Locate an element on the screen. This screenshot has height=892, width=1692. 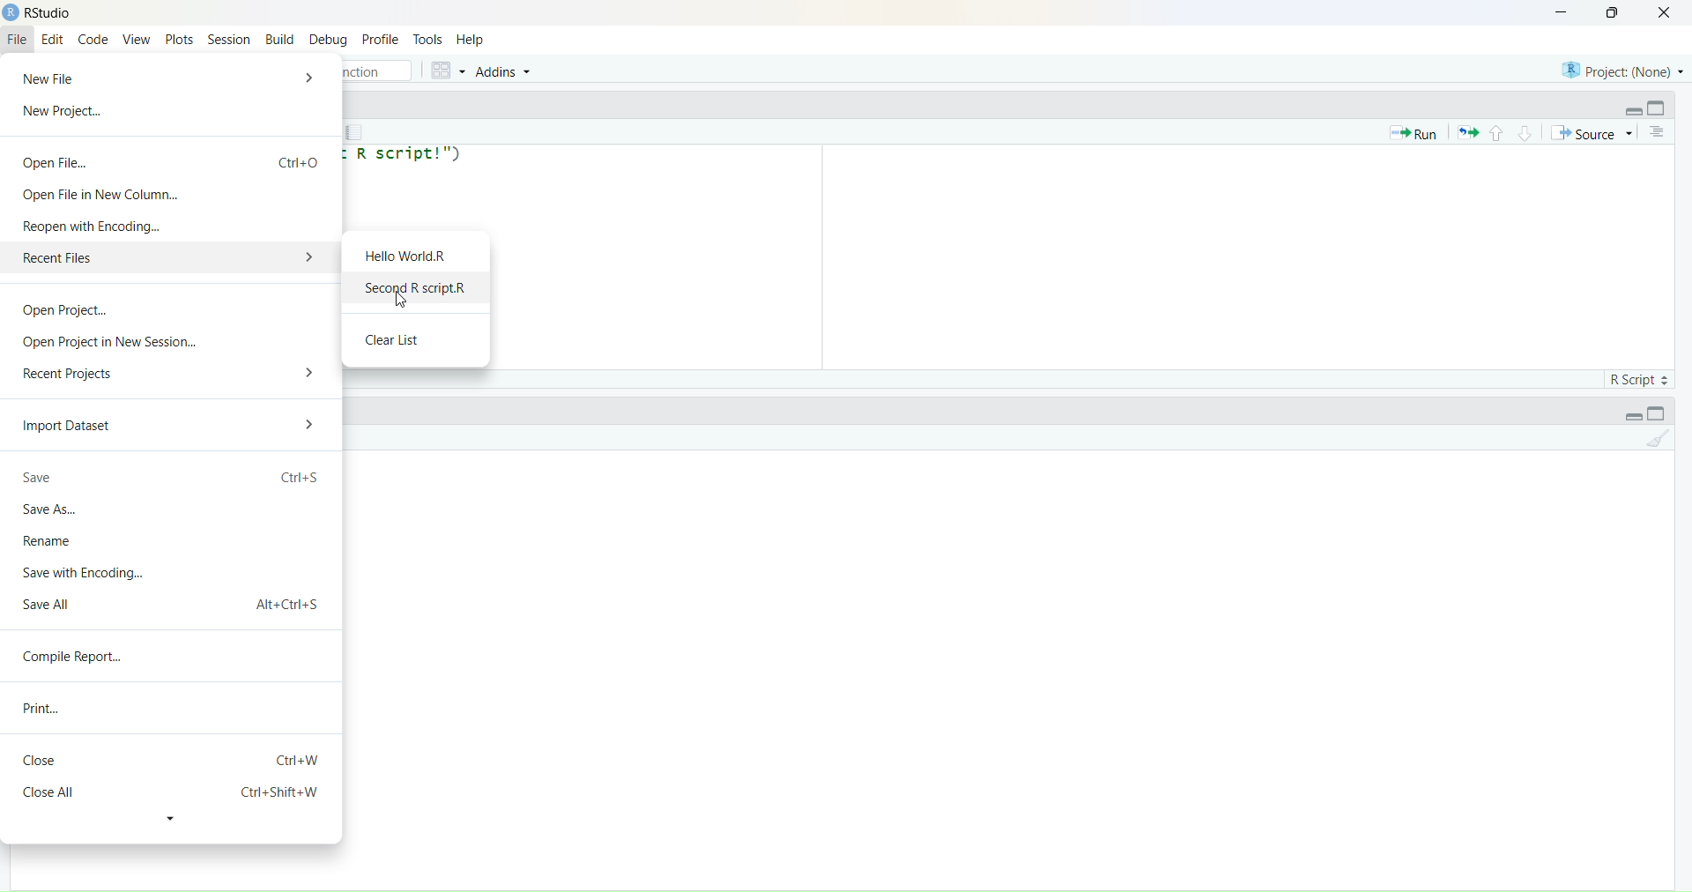
Clear console (Ctrl + L) is located at coordinates (1652, 443).